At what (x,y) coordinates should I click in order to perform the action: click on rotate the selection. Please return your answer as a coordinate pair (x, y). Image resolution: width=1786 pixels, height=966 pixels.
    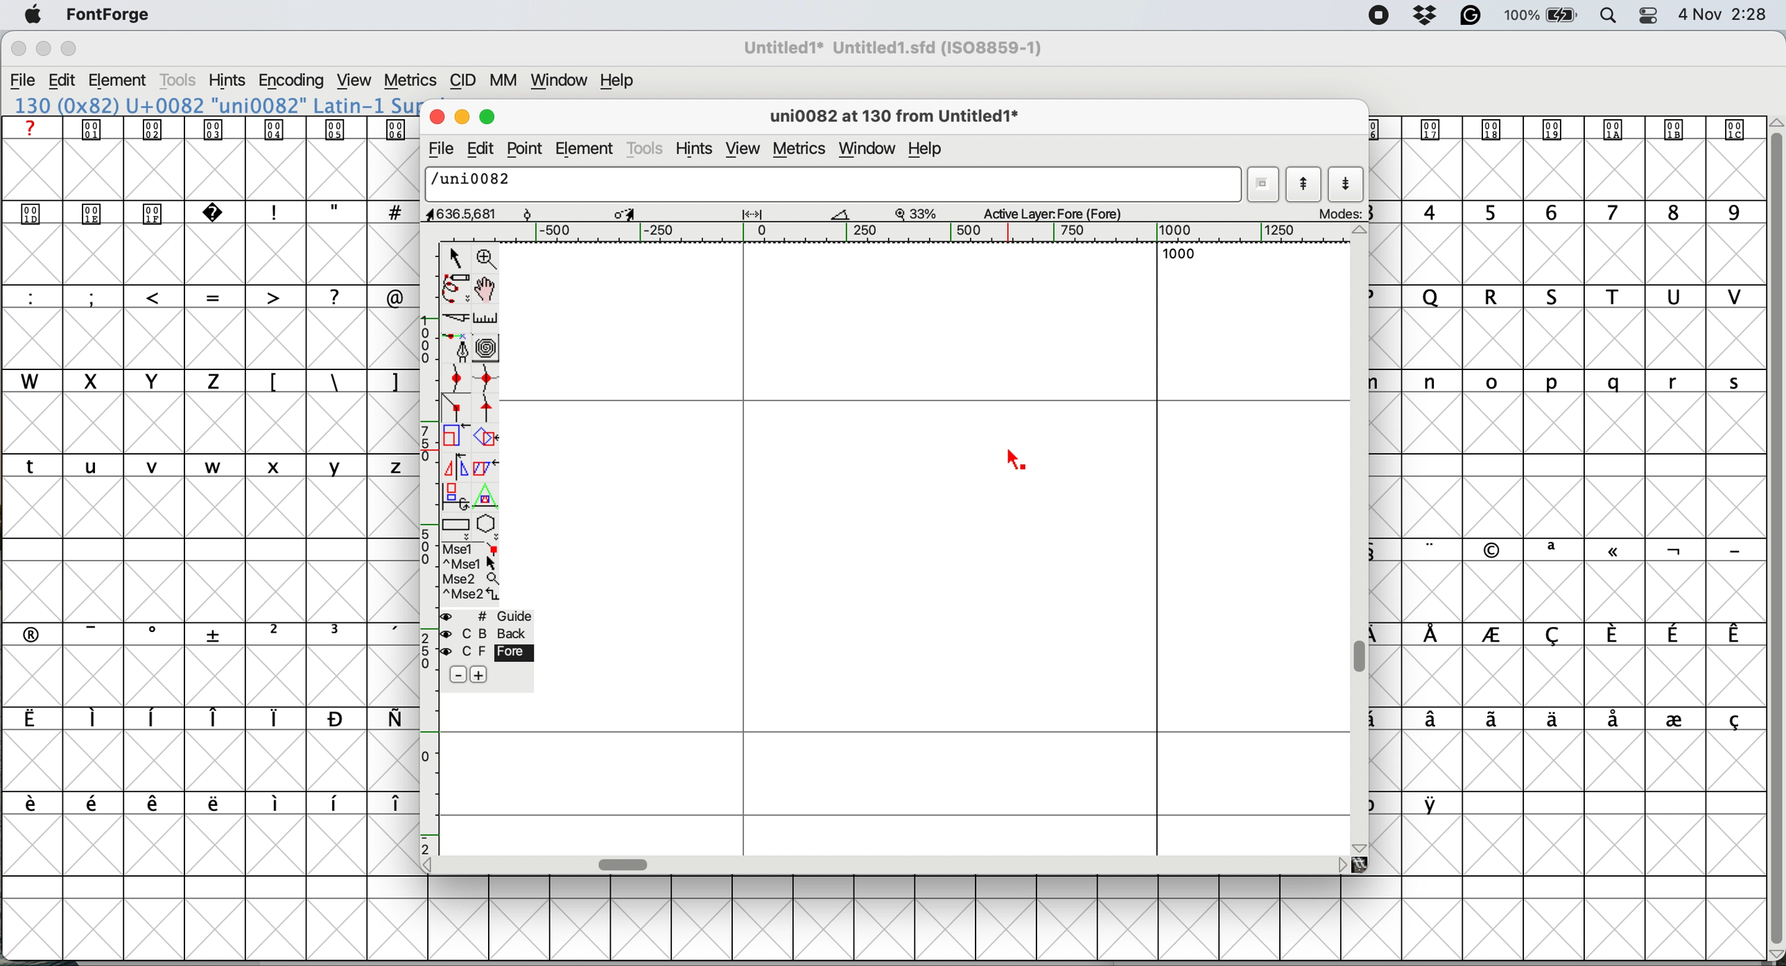
    Looking at the image, I should click on (487, 439).